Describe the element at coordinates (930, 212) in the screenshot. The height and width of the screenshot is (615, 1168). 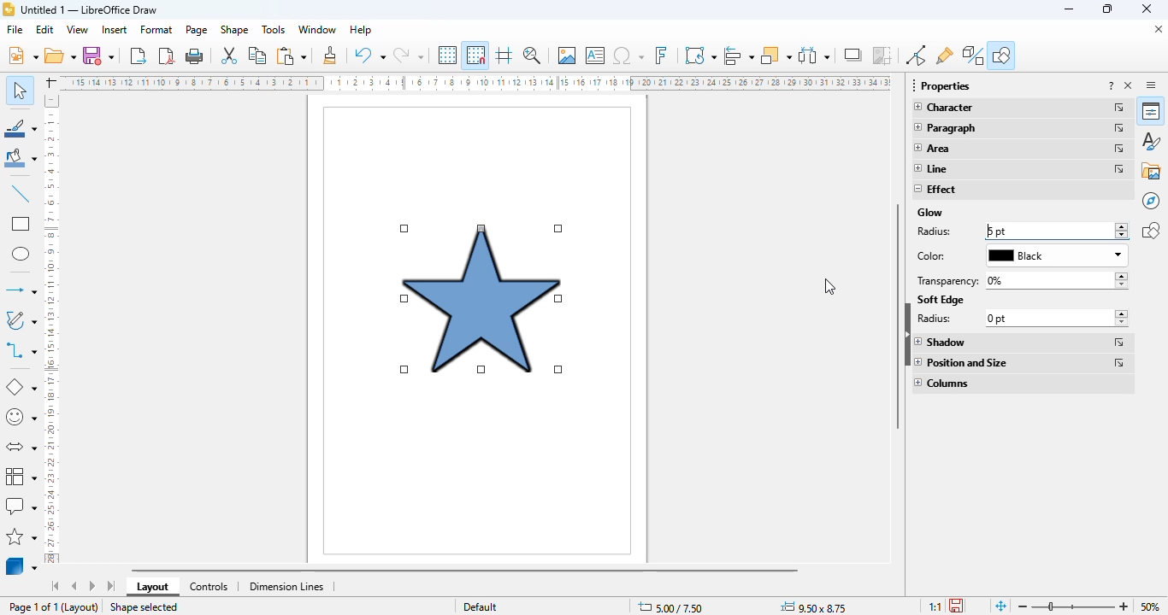
I see `glow` at that location.